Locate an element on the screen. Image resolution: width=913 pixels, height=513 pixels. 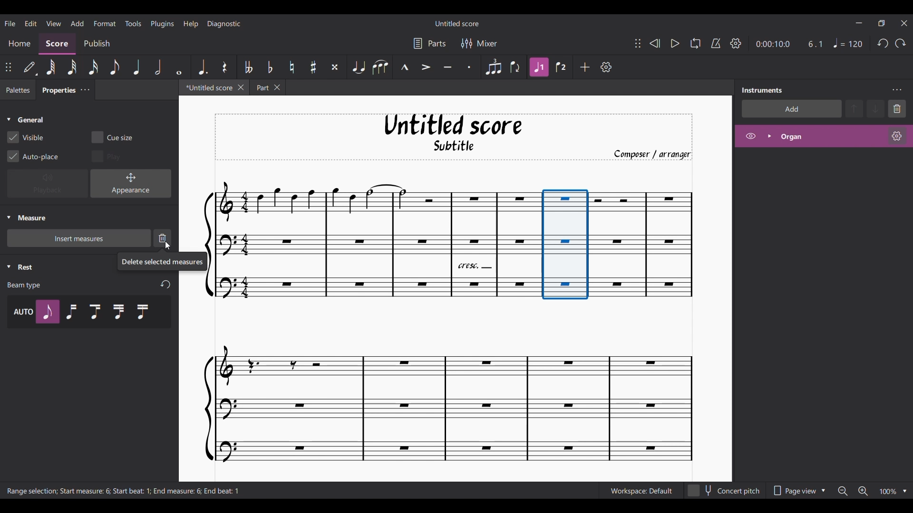
Add menu is located at coordinates (77, 23).